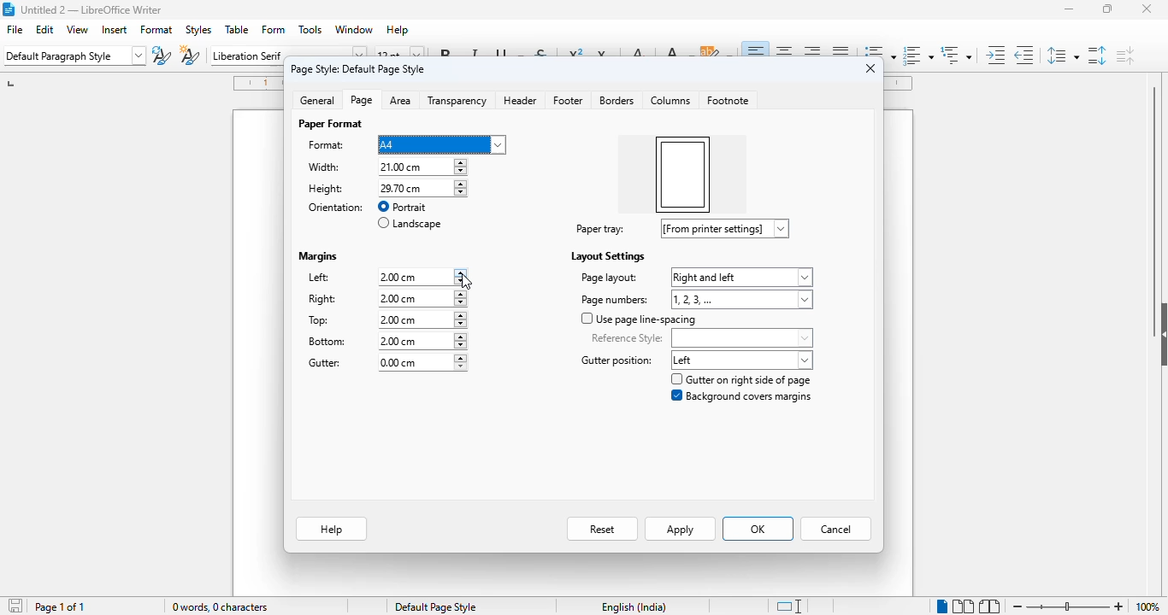  What do you see at coordinates (330, 167) in the screenshot?
I see `width` at bounding box center [330, 167].